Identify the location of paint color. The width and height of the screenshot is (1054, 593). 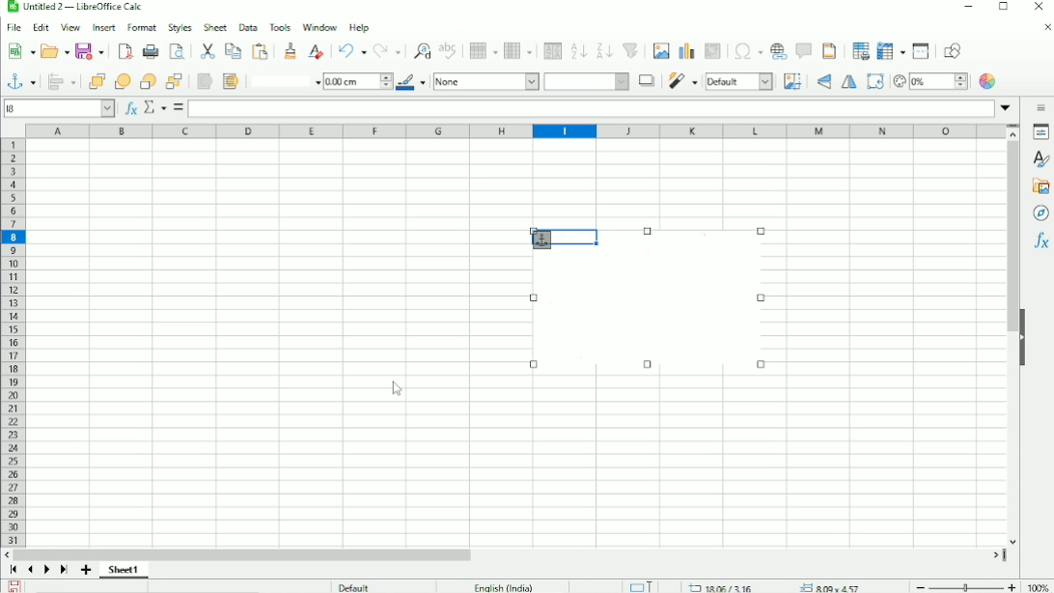
(411, 83).